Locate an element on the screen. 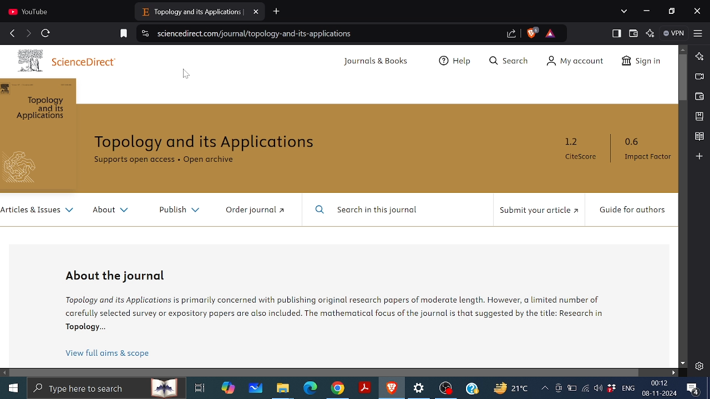 Image resolution: width=710 pixels, height=399 pixels. Notifications is located at coordinates (693, 389).